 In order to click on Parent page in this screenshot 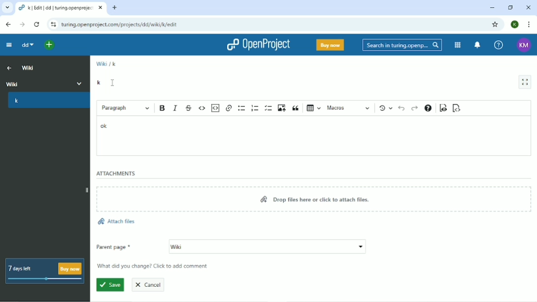, I will do `click(115, 247)`.